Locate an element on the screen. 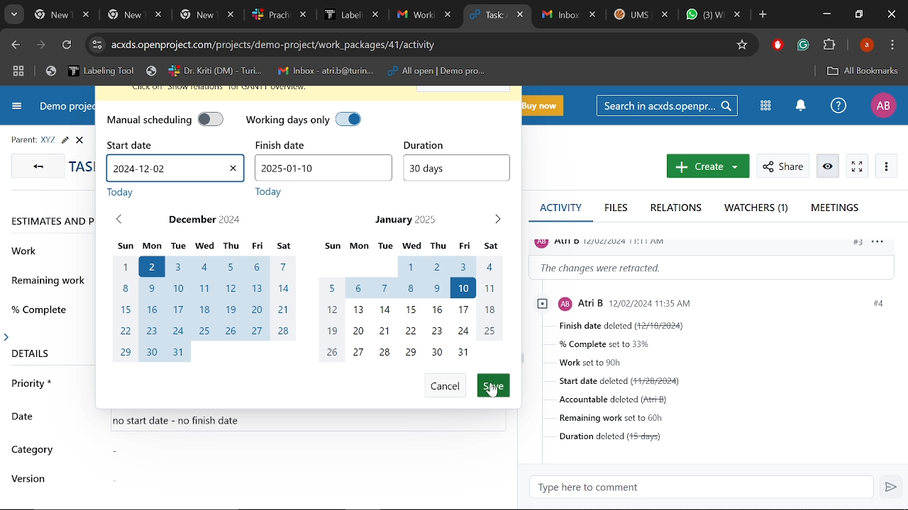 This screenshot has width=908, height=510. start date is located at coordinates (129, 144).